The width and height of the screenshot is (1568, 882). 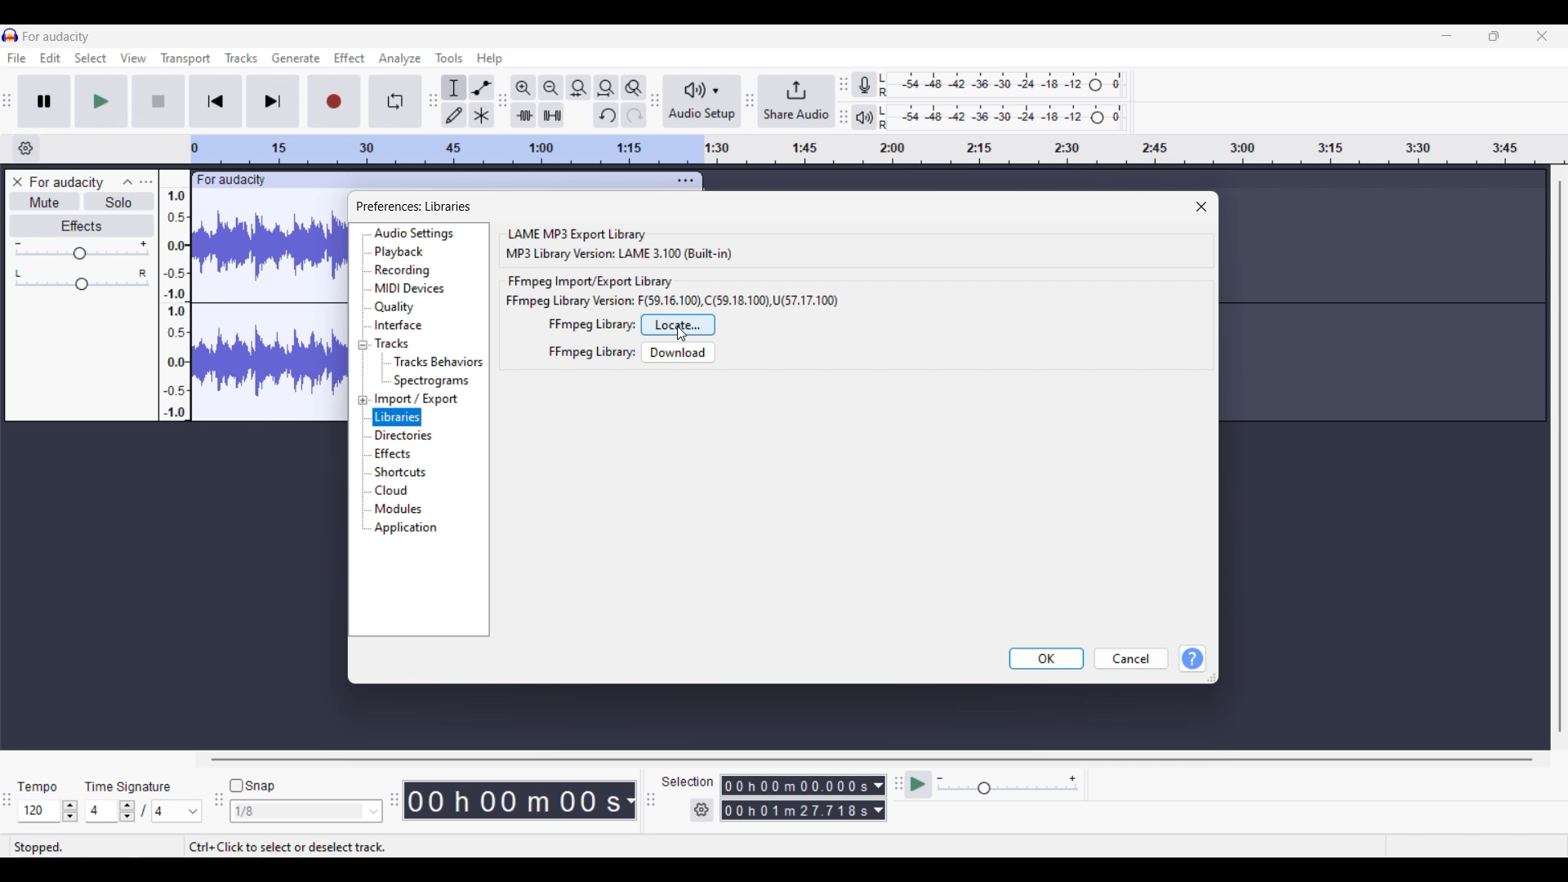 What do you see at coordinates (795, 799) in the screenshot?
I see `Selection duration` at bounding box center [795, 799].